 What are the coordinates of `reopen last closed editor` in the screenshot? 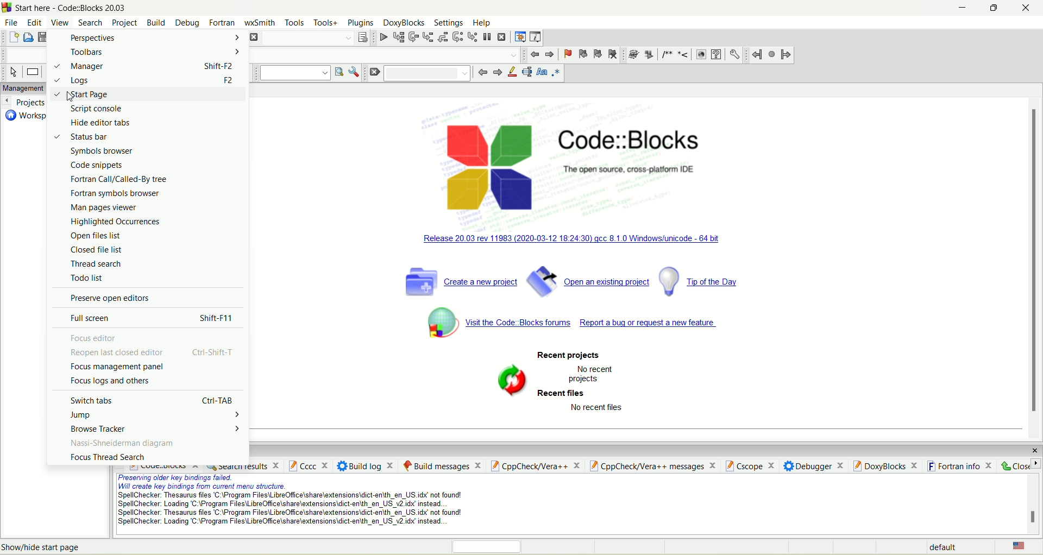 It's located at (153, 352).